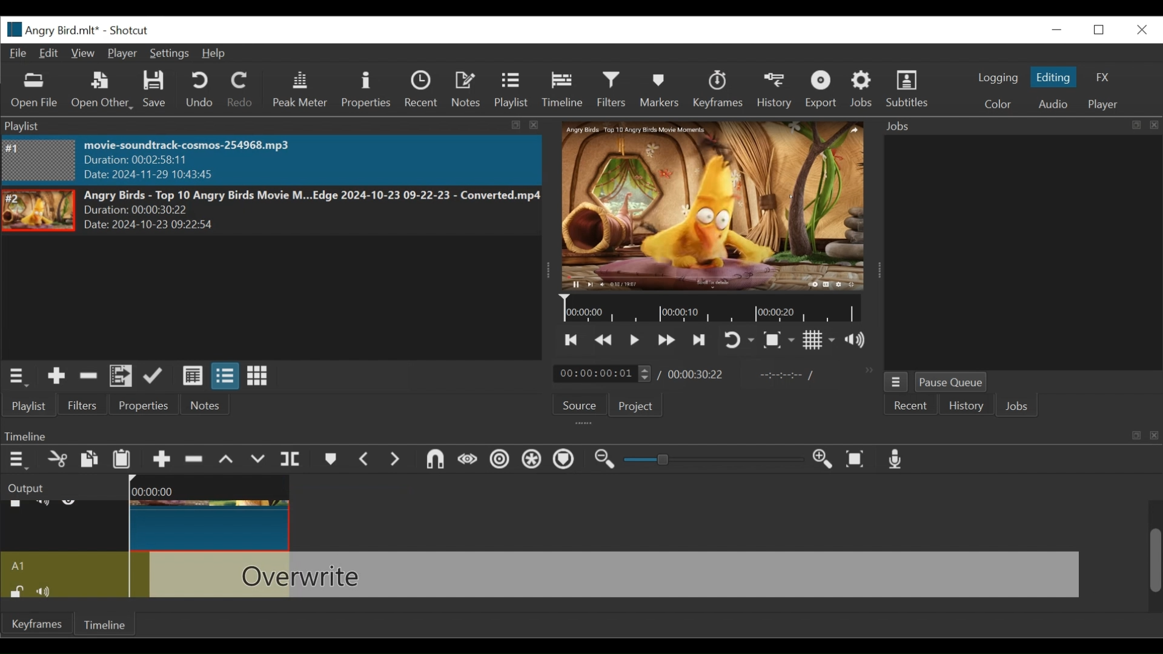 This screenshot has height=654, width=1163. Describe the element at coordinates (168, 54) in the screenshot. I see `Settings` at that location.